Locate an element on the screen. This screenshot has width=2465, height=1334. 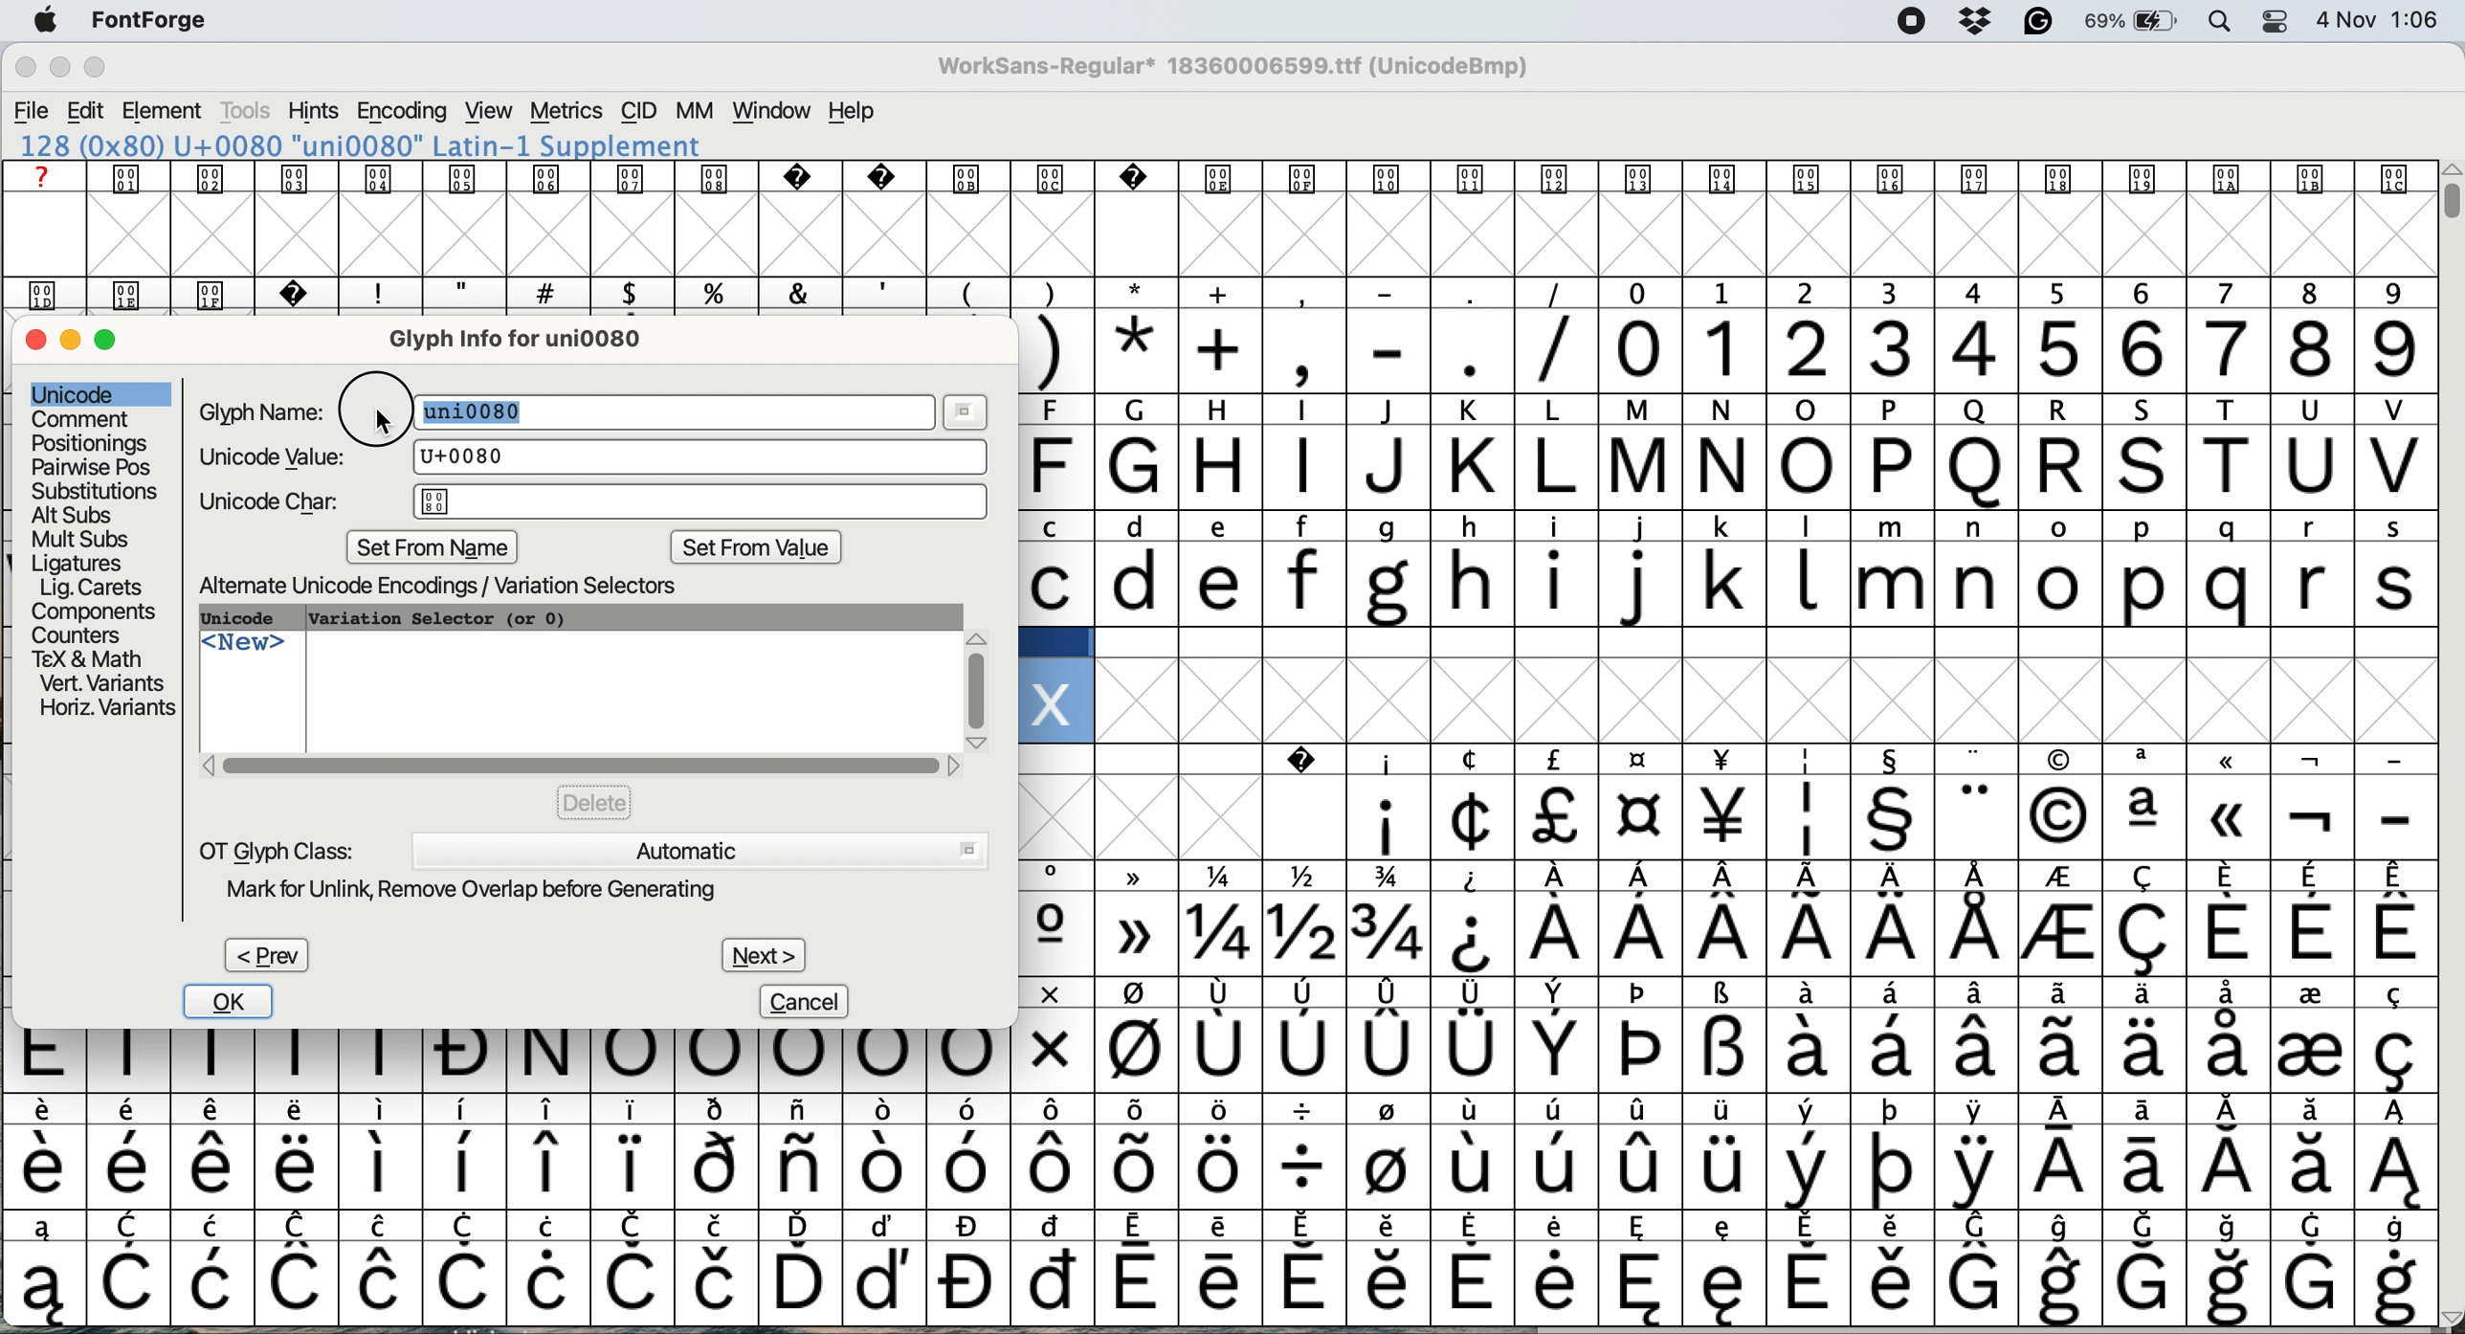
special characters is located at coordinates (1301, 350).